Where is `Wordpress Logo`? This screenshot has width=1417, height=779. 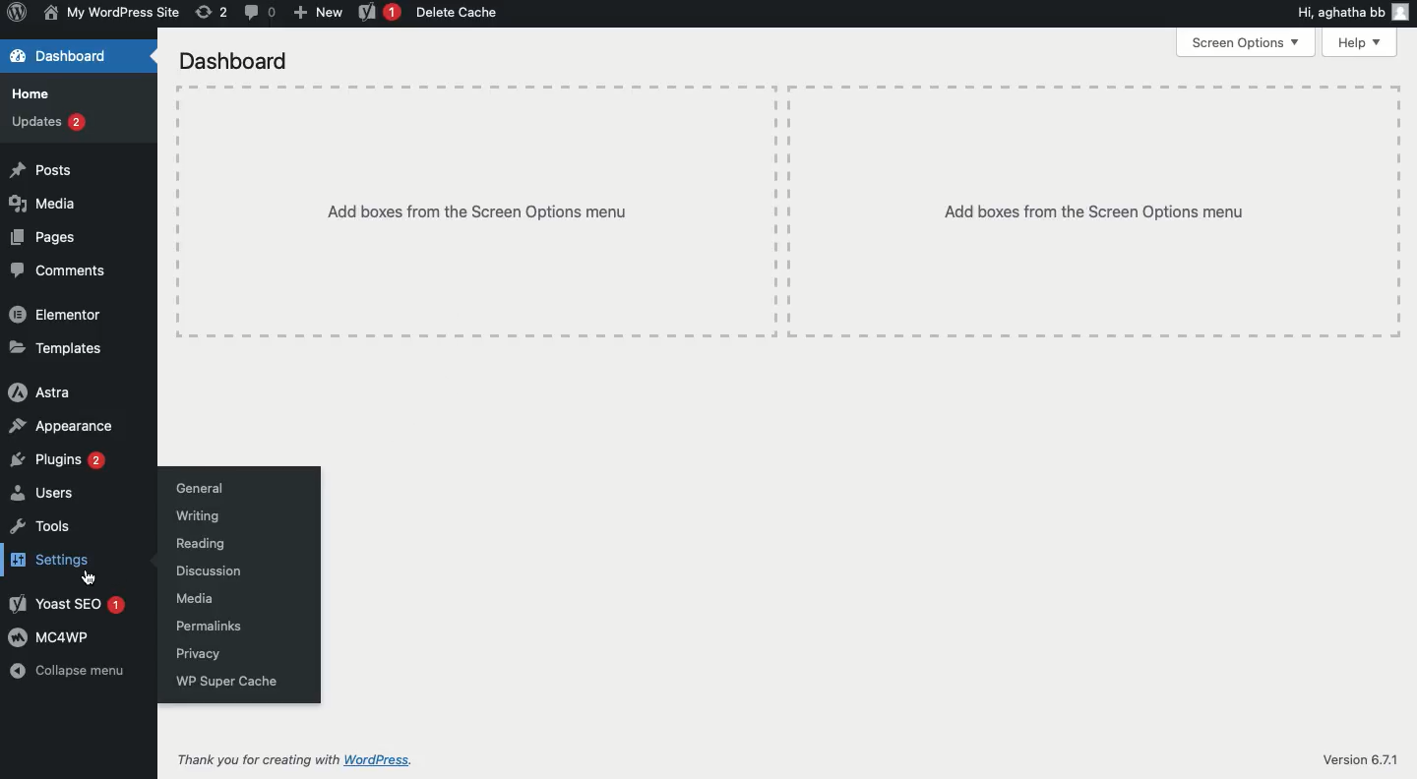 Wordpress Logo is located at coordinates (15, 14).